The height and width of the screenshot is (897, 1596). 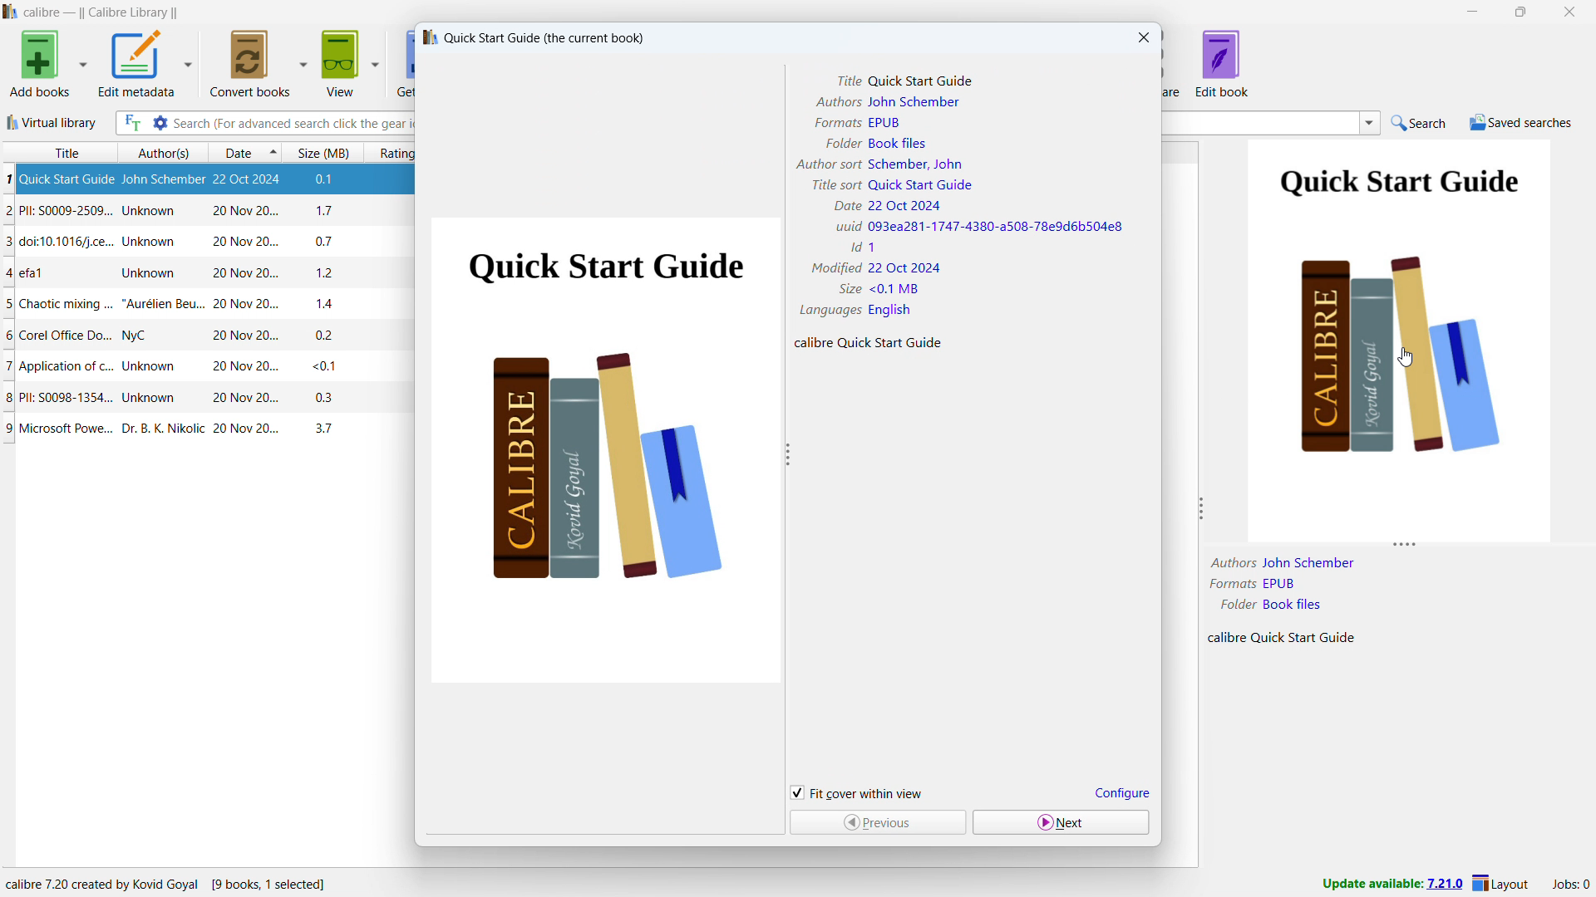 I want to click on Drop down, so click(x=1370, y=123).